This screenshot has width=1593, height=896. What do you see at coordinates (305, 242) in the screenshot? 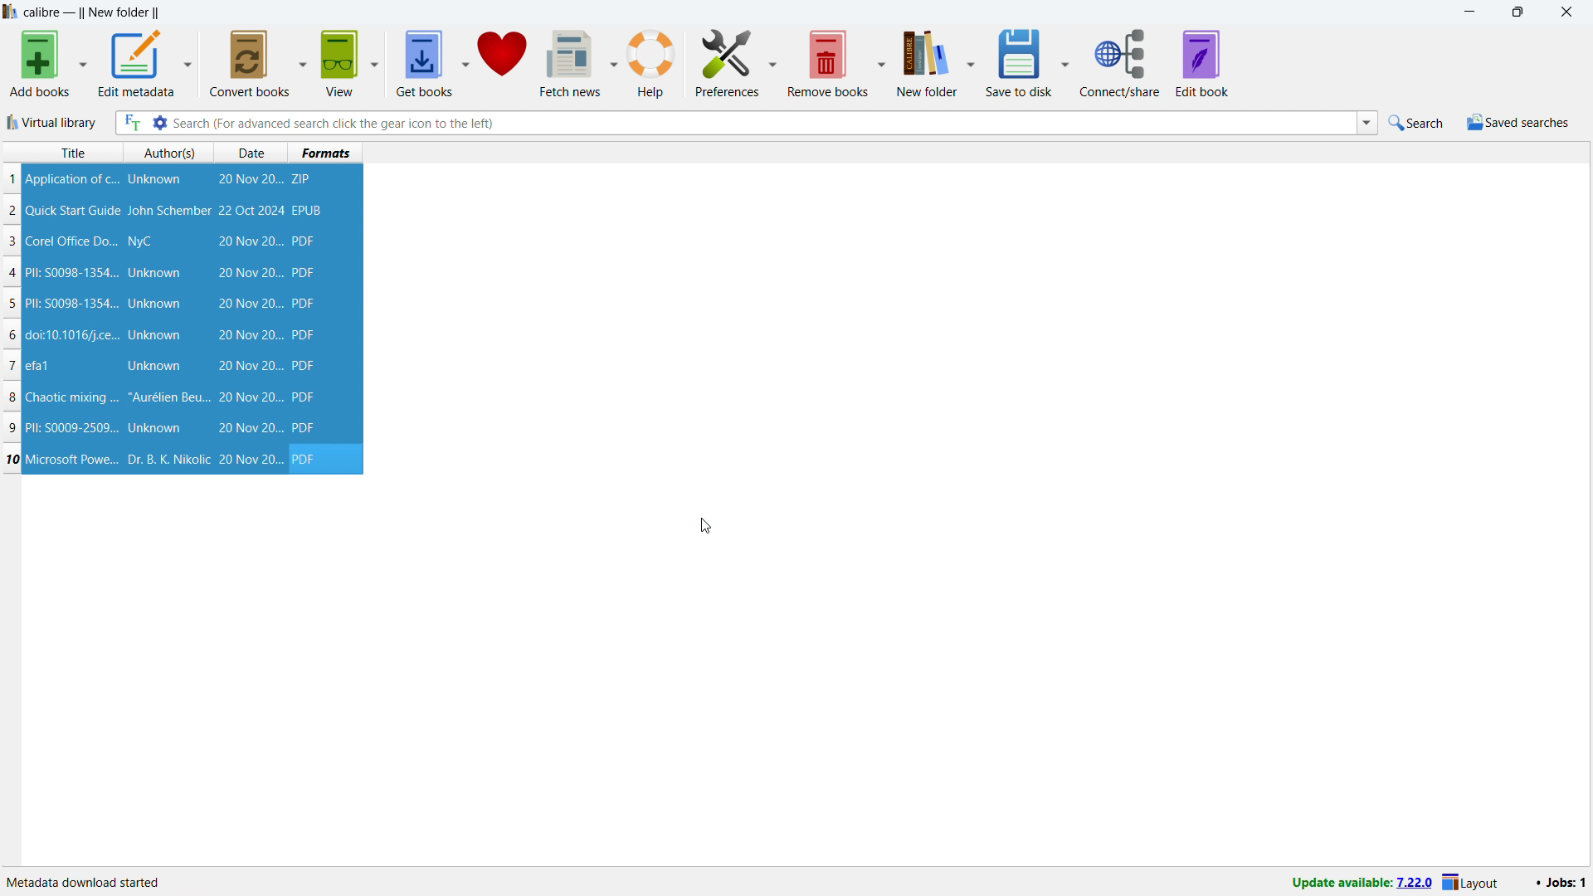
I see `PDF` at bounding box center [305, 242].